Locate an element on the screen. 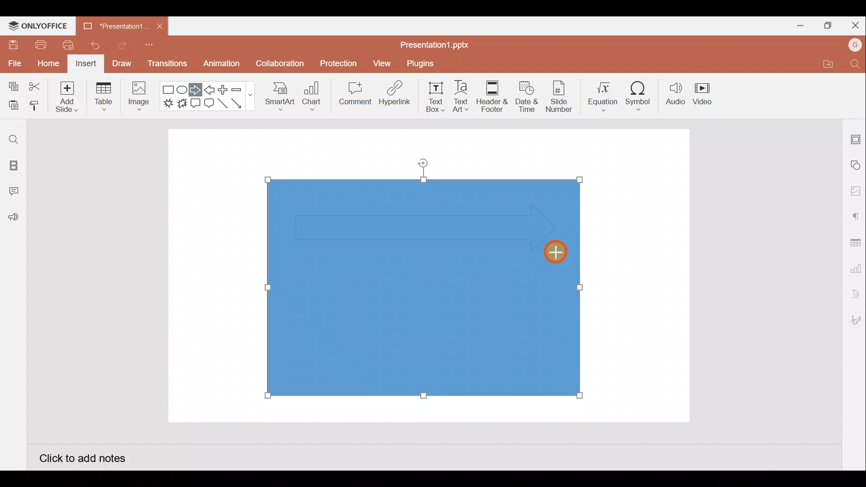 This screenshot has width=866, height=487. Copy is located at coordinates (12, 87).